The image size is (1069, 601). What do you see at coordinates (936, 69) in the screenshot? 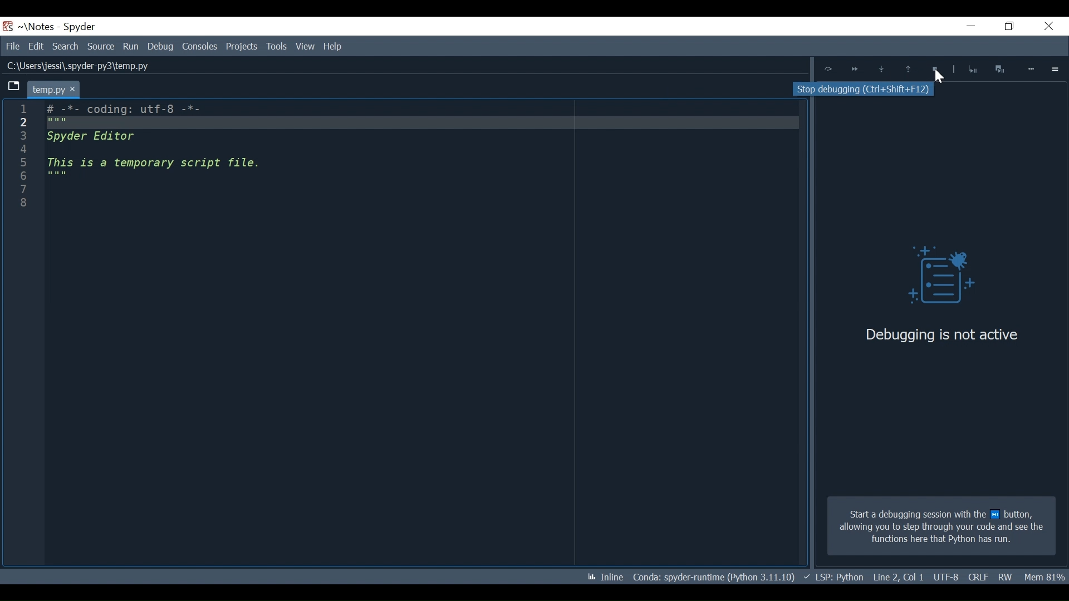
I see `Stop Debugging` at bounding box center [936, 69].